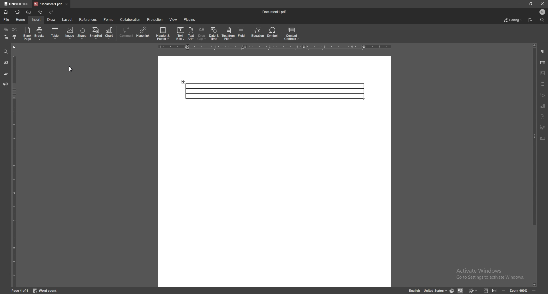 This screenshot has height=294, width=548. Describe the element at coordinates (70, 33) in the screenshot. I see `image` at that location.